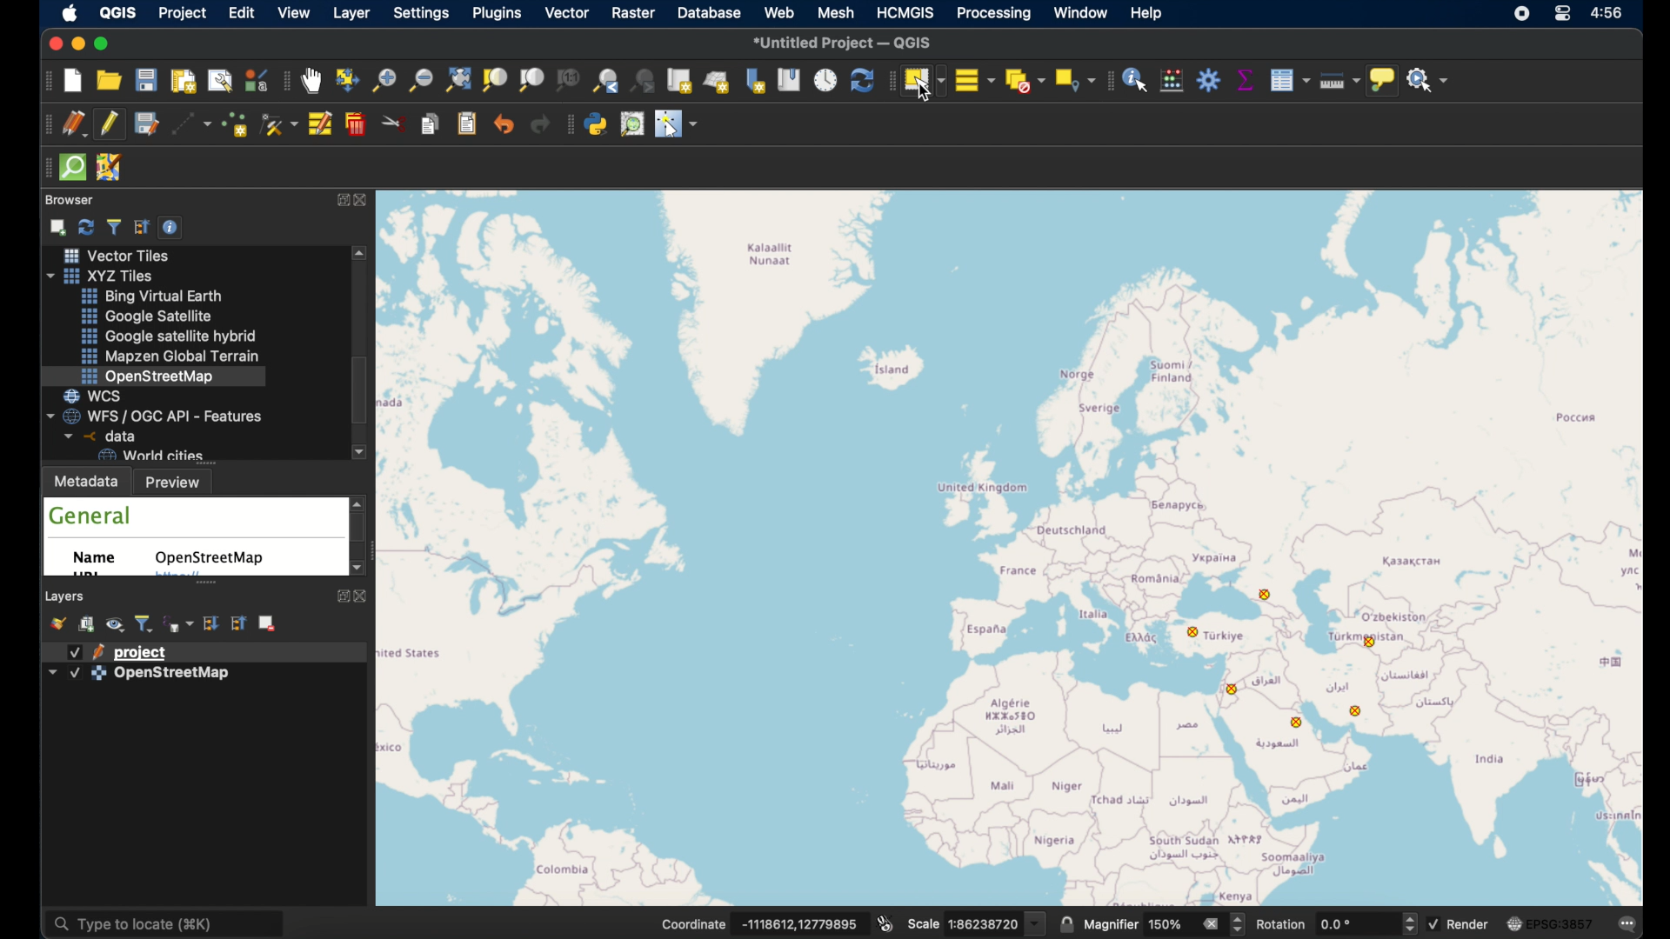 This screenshot has width=1670, height=939. Describe the element at coordinates (680, 81) in the screenshot. I see `new map view` at that location.